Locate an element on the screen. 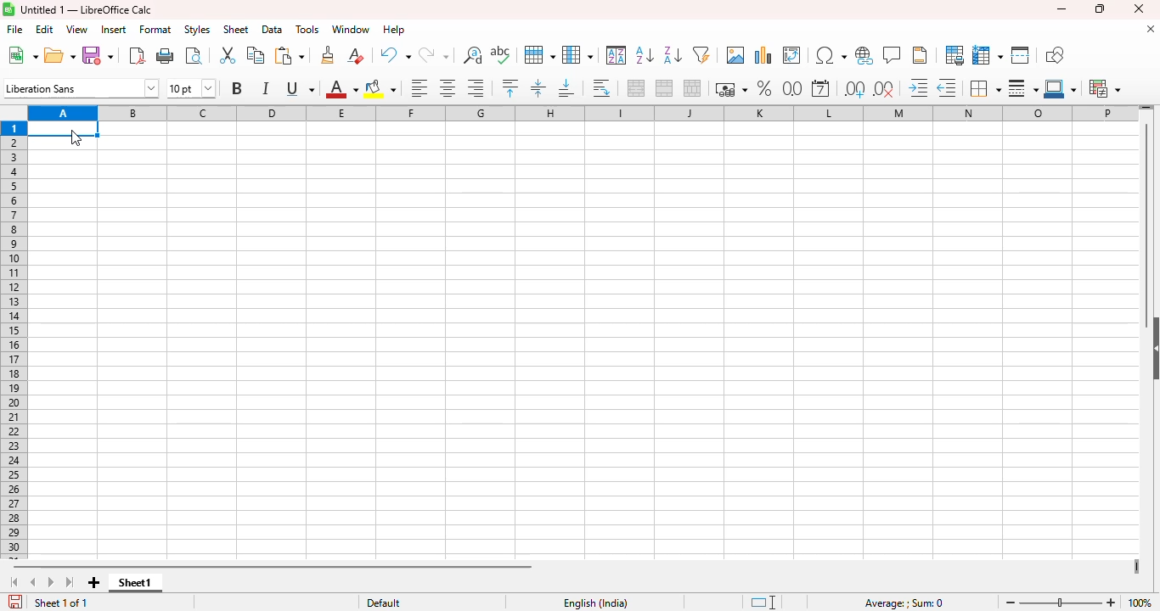 This screenshot has width=1160, height=611. clone formatting is located at coordinates (327, 55).